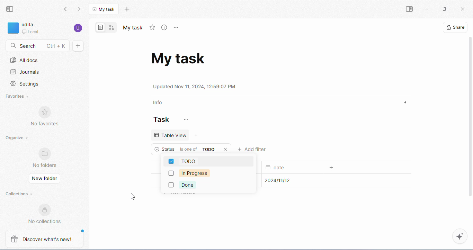 The image size is (473, 250). What do you see at coordinates (332, 168) in the screenshot?
I see `add column` at bounding box center [332, 168].